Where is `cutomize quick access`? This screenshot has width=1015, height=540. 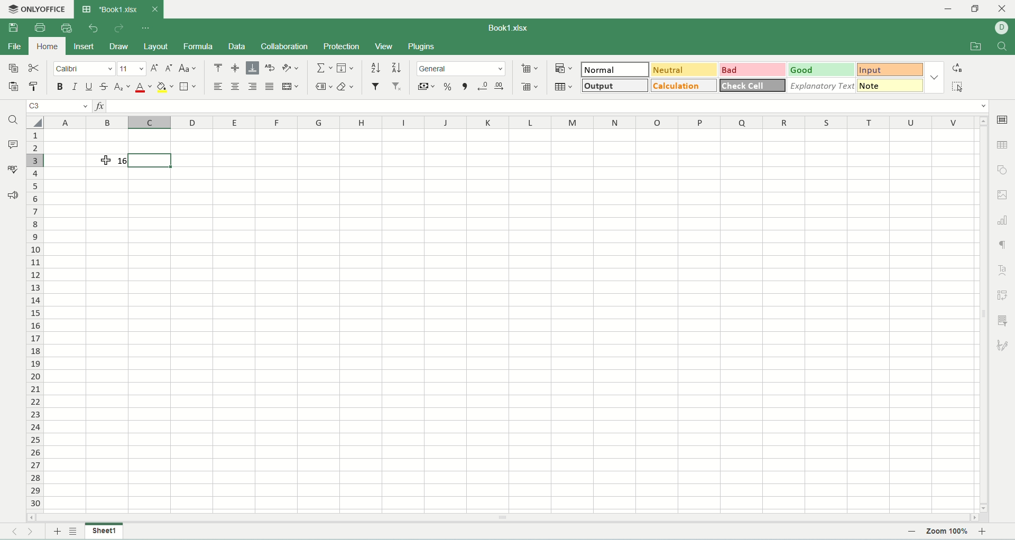 cutomize quick access is located at coordinates (147, 28).